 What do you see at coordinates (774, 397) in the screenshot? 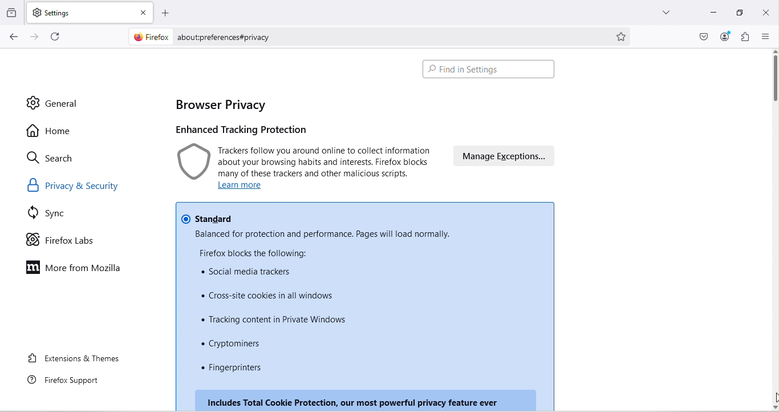
I see `Cursor` at bounding box center [774, 397].